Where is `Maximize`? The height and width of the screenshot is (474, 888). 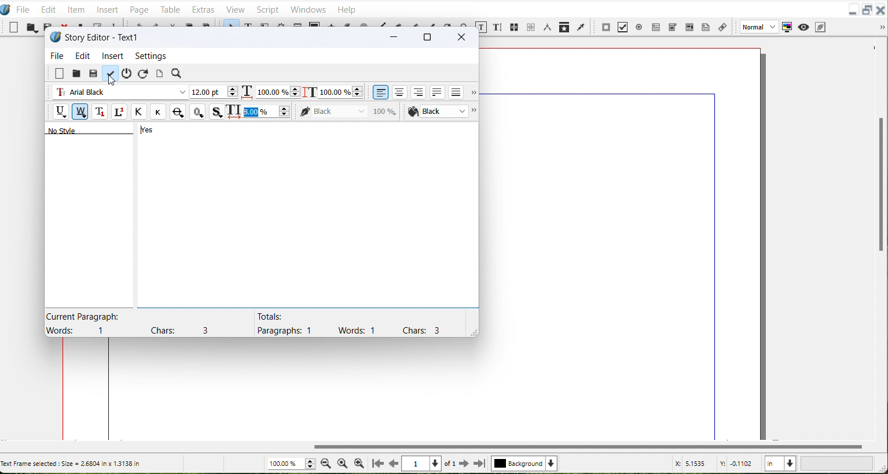 Maximize is located at coordinates (426, 36).